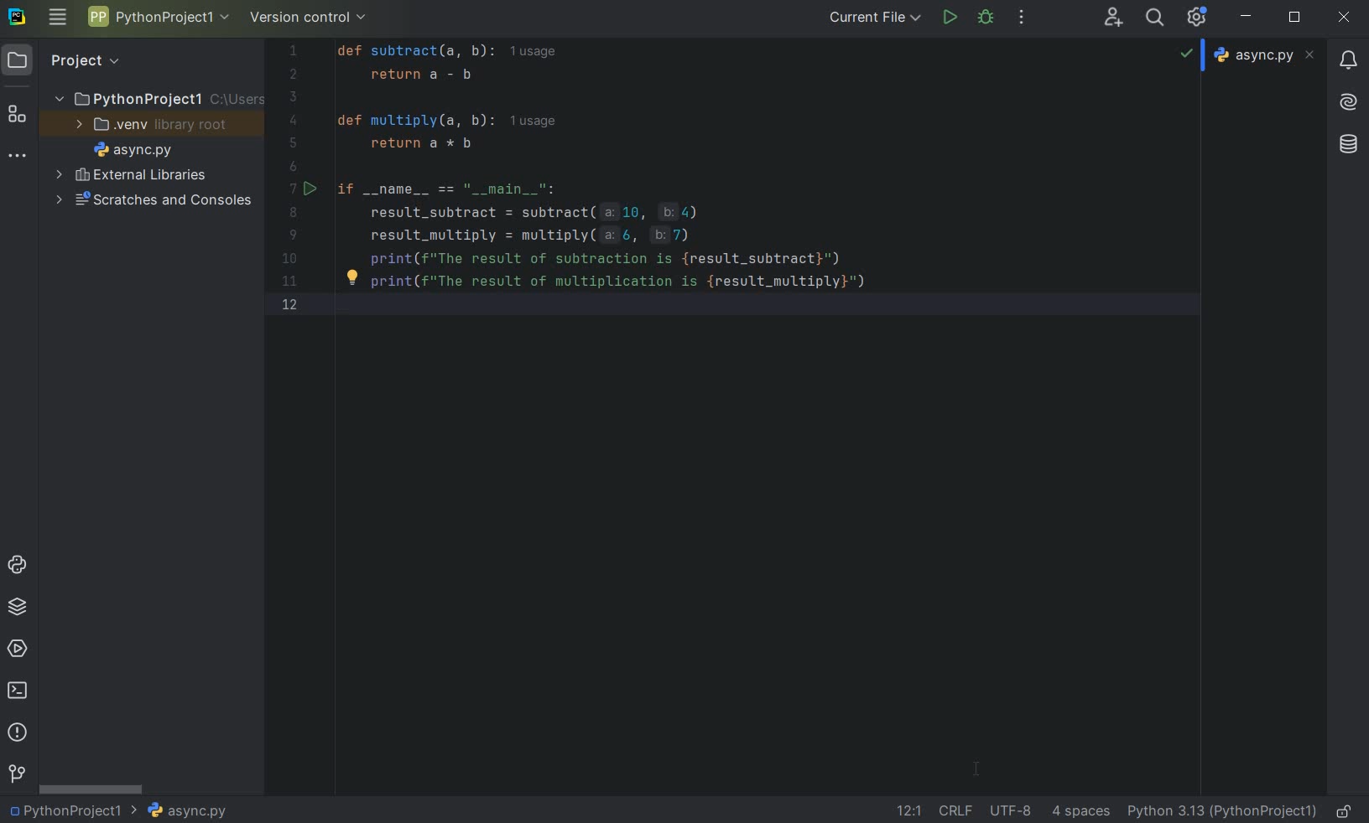 Image resolution: width=1369 pixels, height=823 pixels. Describe the element at coordinates (1345, 17) in the screenshot. I see `close` at that location.